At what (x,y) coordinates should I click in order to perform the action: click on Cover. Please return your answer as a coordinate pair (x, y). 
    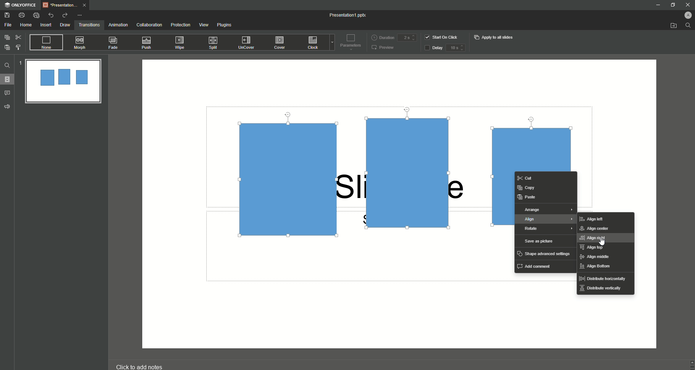
    Looking at the image, I should click on (281, 42).